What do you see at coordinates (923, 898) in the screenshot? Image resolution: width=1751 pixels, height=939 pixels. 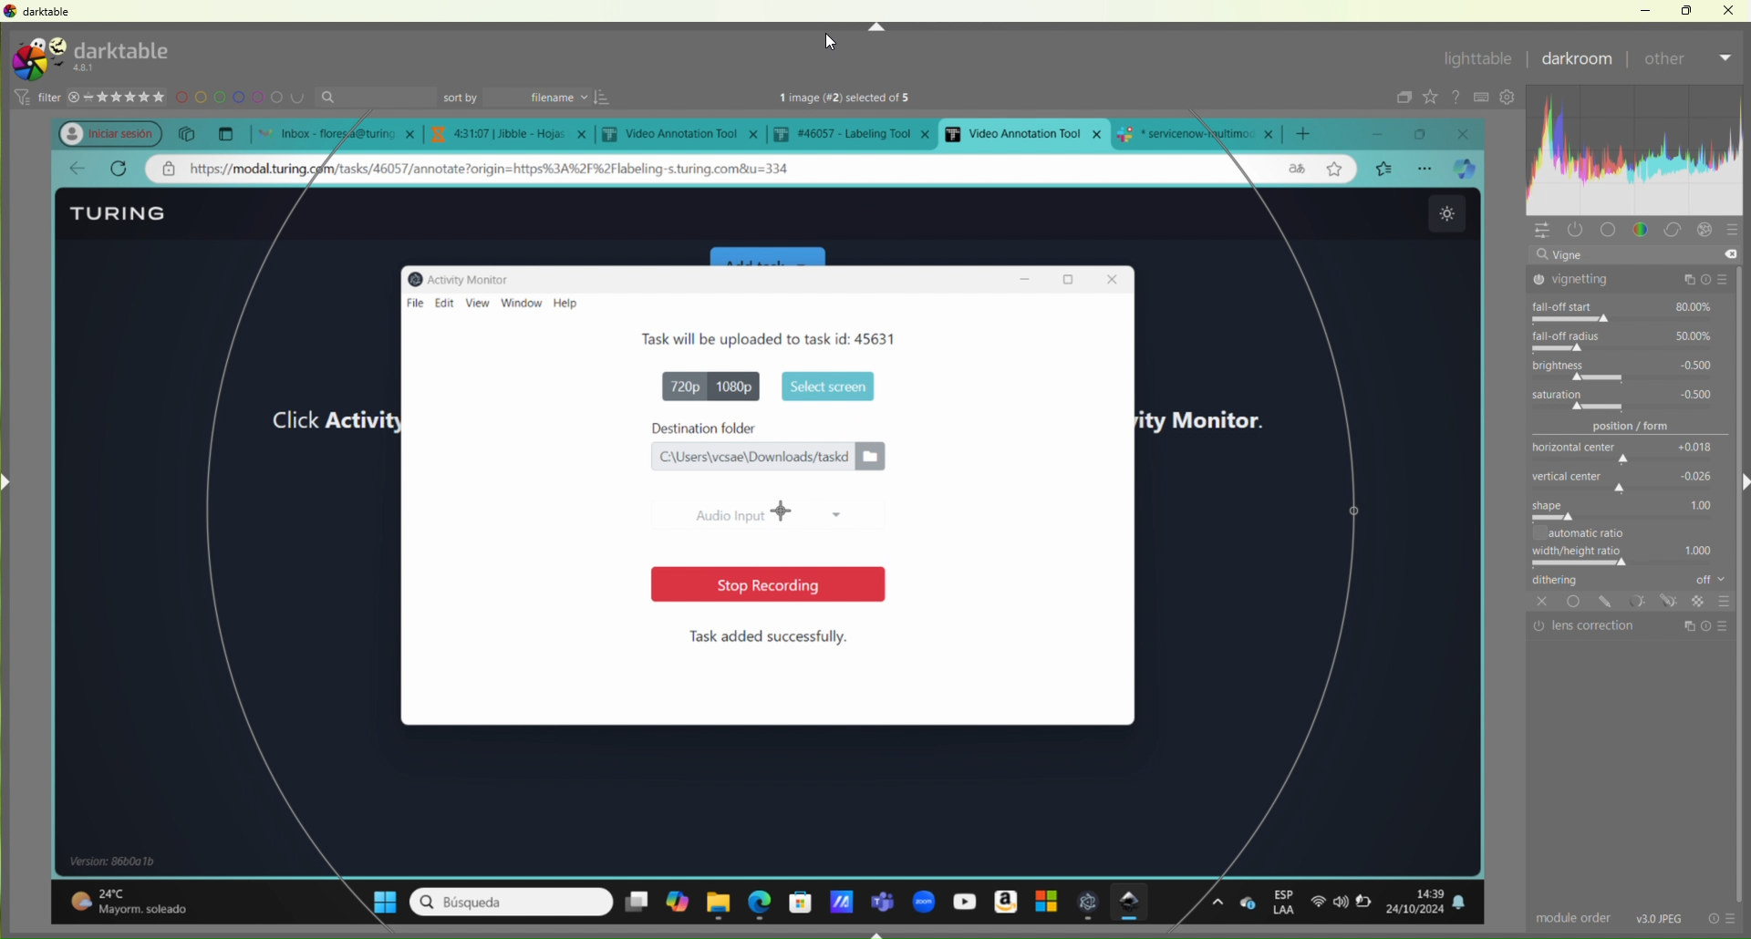 I see `zoom` at bounding box center [923, 898].